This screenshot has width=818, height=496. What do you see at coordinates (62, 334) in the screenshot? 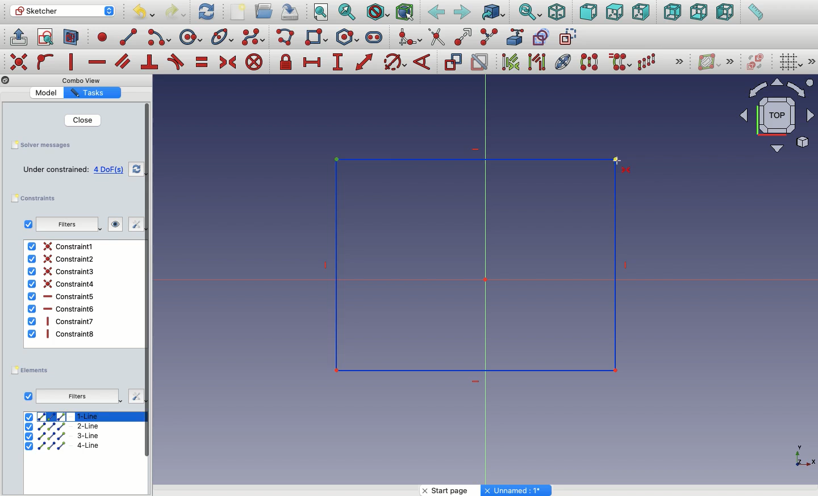
I see `Constraint8` at bounding box center [62, 334].